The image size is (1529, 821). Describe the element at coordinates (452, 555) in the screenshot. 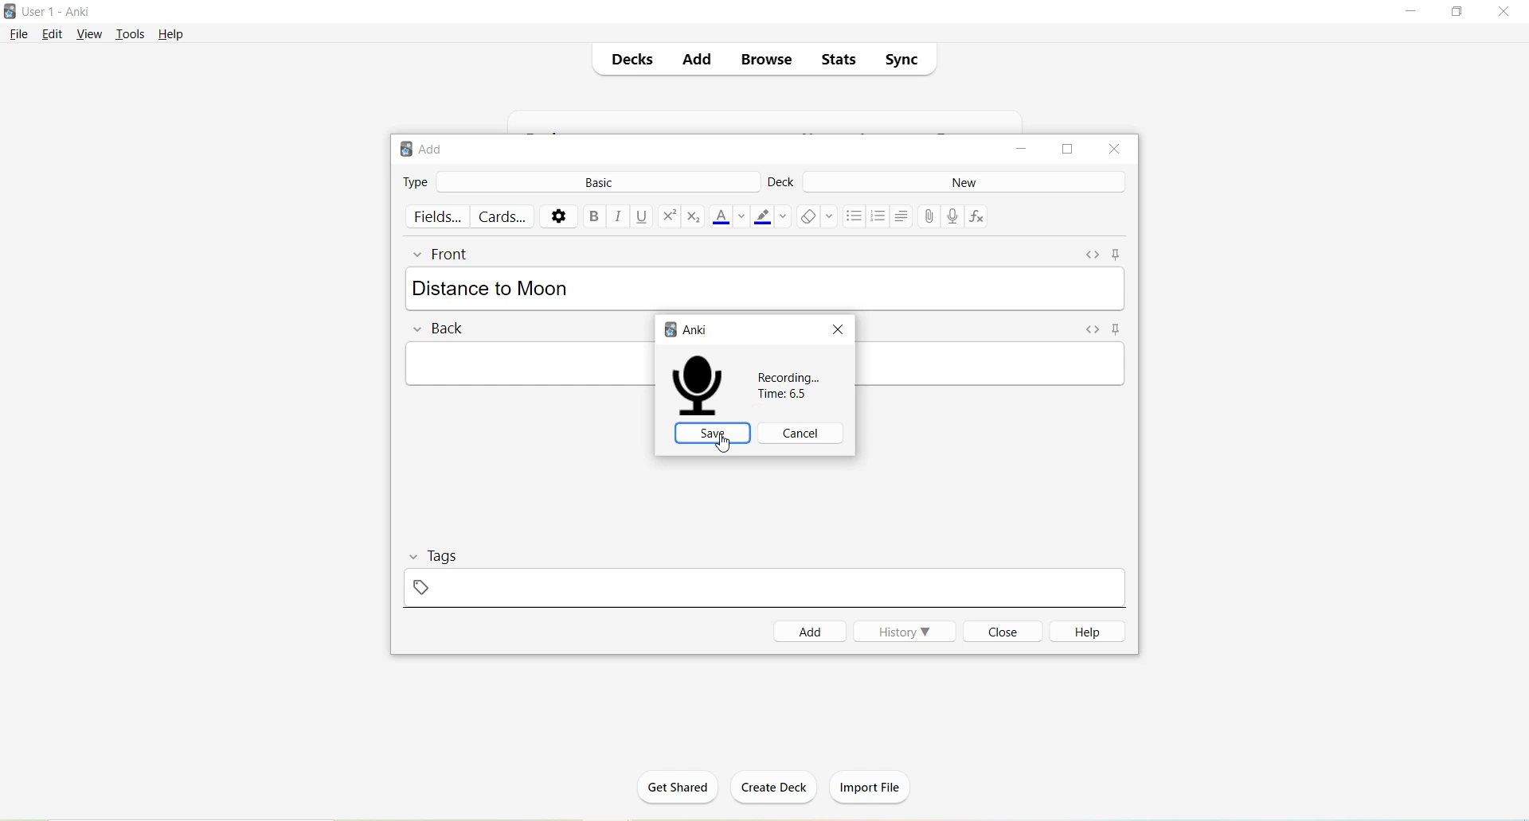

I see `Tags` at that location.